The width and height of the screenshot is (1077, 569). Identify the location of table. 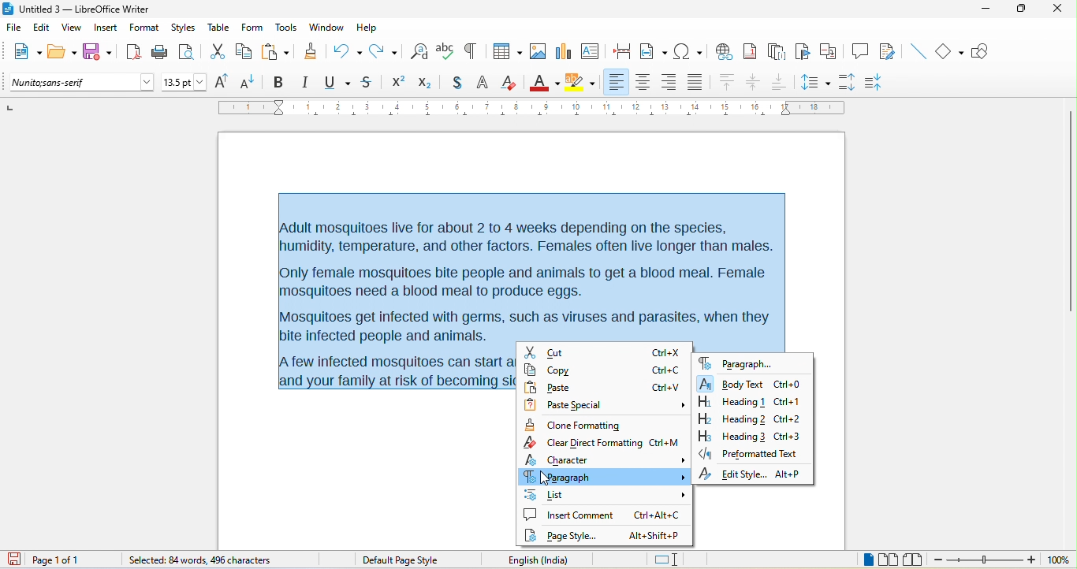
(219, 27).